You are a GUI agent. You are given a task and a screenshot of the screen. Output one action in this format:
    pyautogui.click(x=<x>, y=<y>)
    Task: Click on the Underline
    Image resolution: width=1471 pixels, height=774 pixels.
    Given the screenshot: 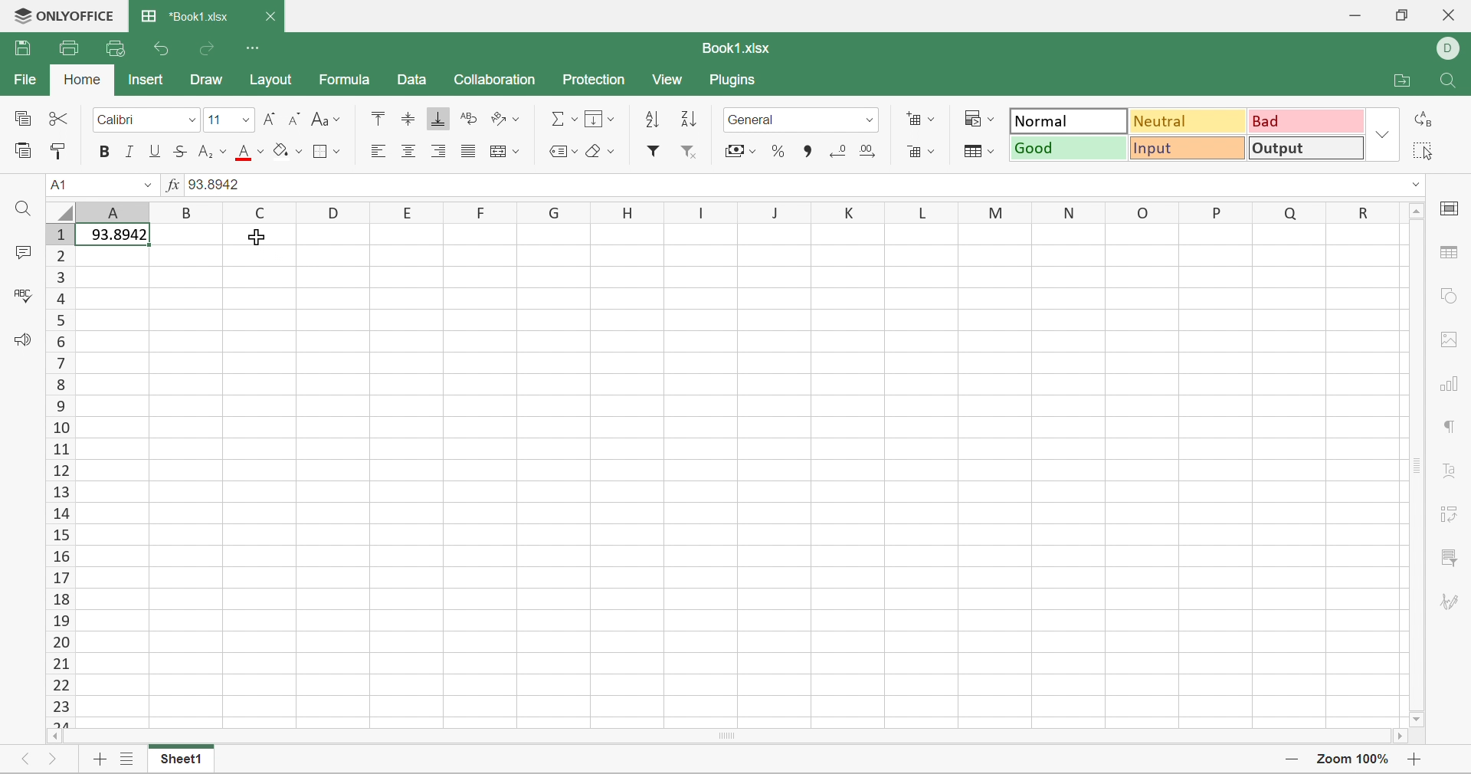 What is the action you would take?
    pyautogui.click(x=156, y=151)
    